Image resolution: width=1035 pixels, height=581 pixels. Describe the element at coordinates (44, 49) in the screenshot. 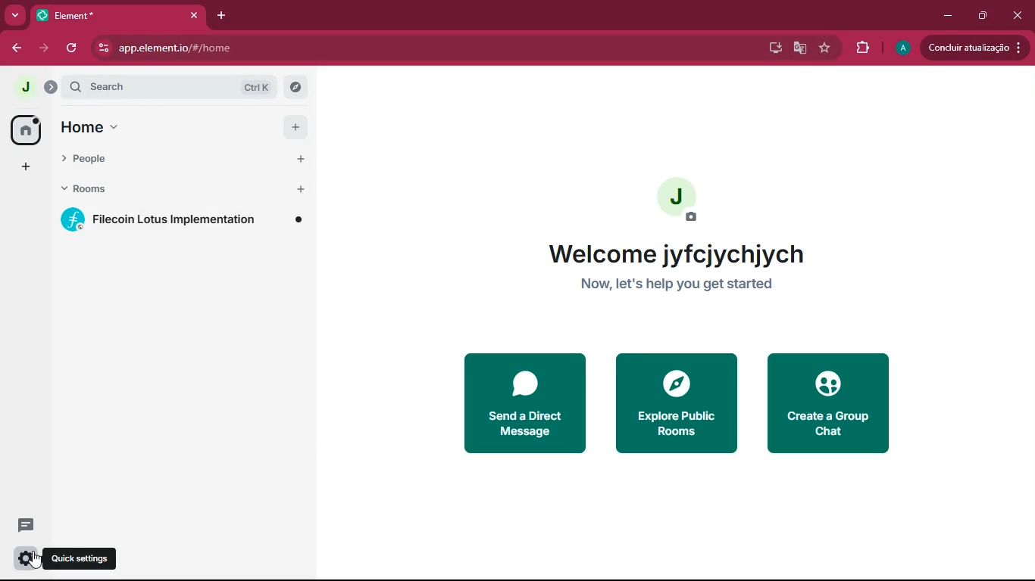

I see `forward` at that location.